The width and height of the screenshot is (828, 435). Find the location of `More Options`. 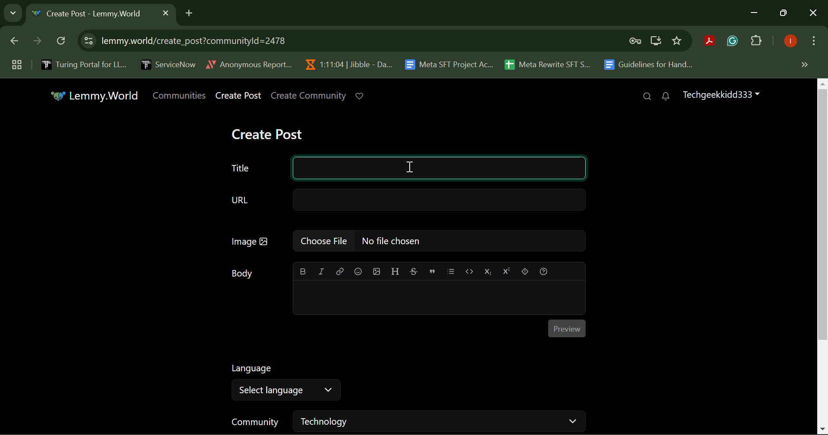

More Options is located at coordinates (813, 43).